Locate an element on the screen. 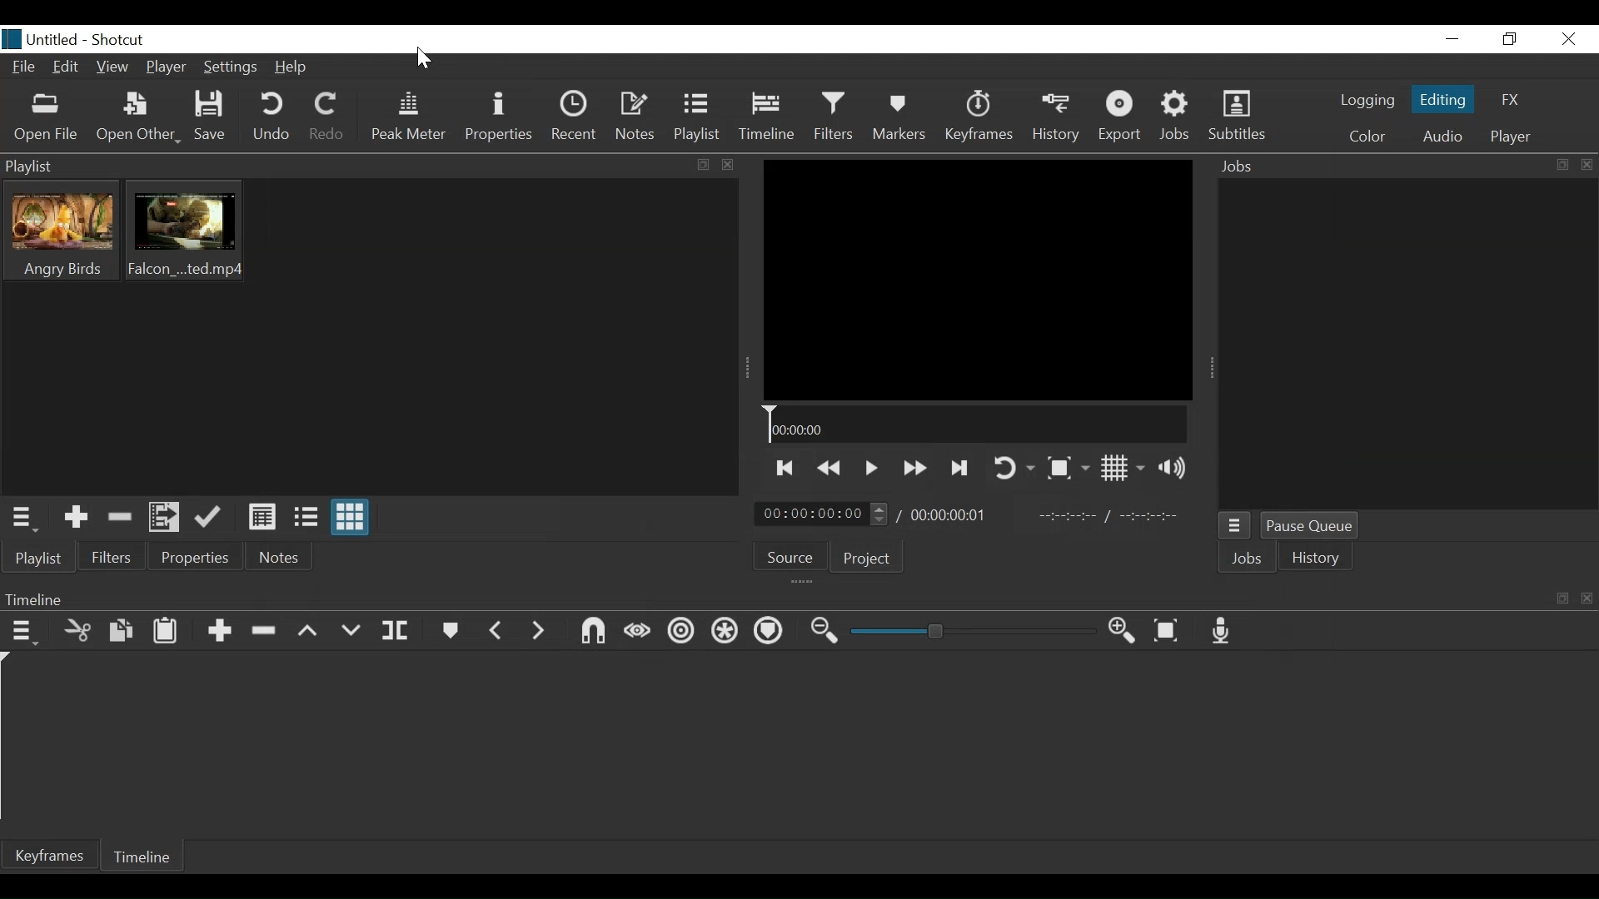 Image resolution: width=1599 pixels, height=899 pixels. Overwrite is located at coordinates (351, 631).